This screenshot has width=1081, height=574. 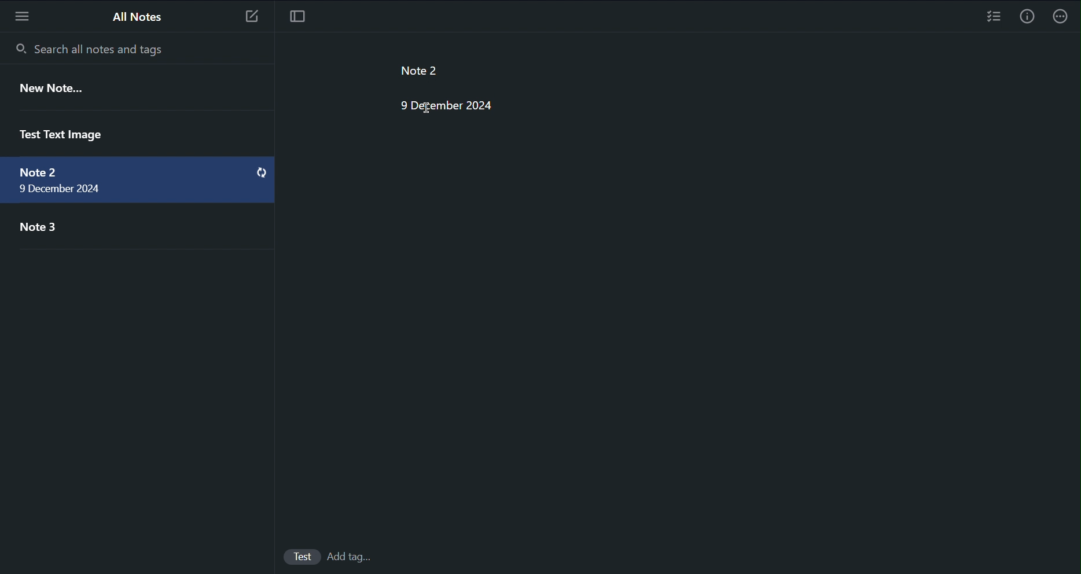 What do you see at coordinates (250, 13) in the screenshot?
I see `New Note` at bounding box center [250, 13].